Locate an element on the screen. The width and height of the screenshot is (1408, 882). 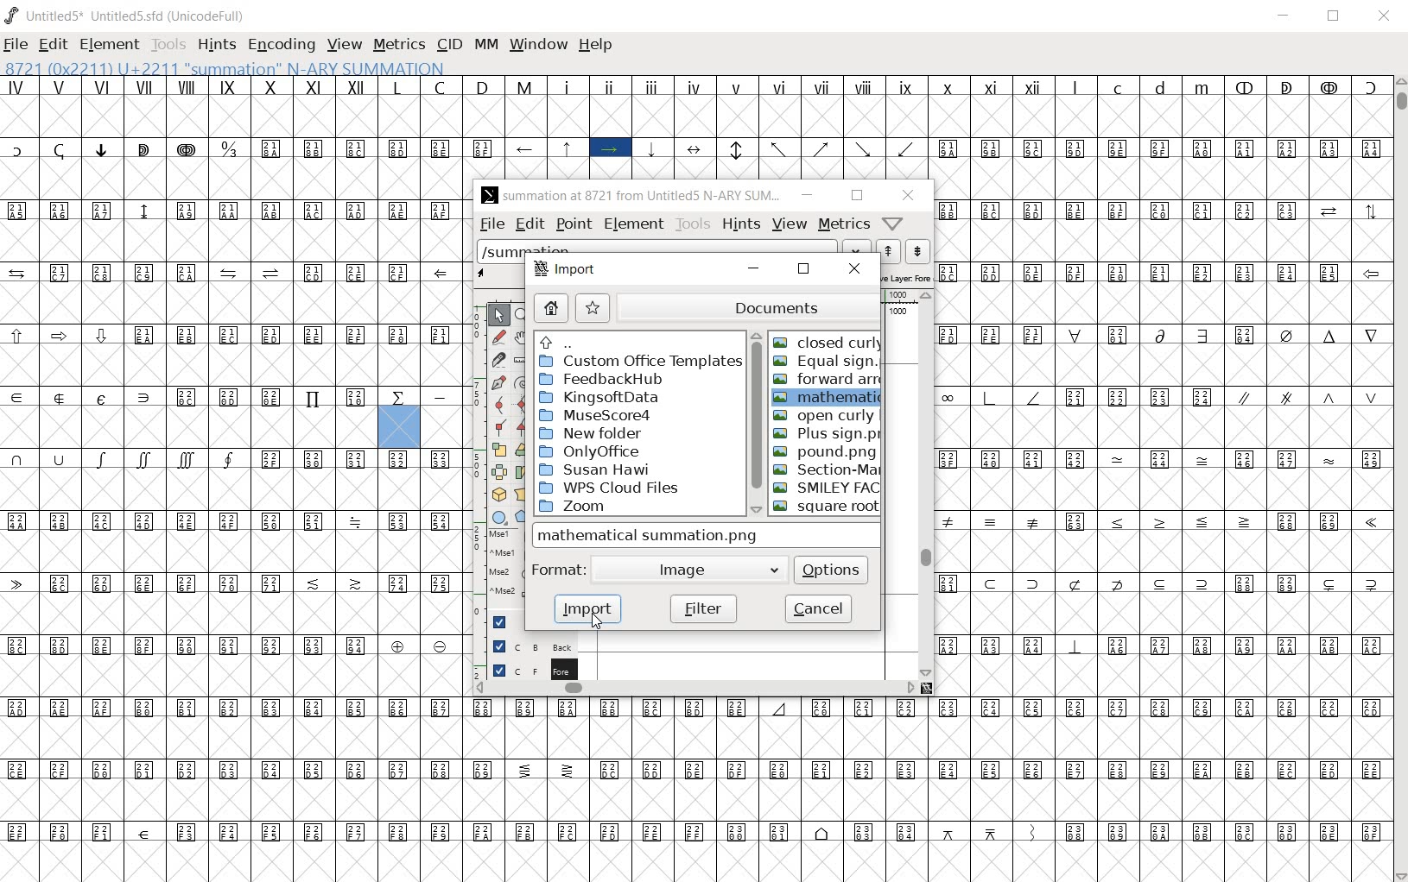
CID is located at coordinates (447, 45).